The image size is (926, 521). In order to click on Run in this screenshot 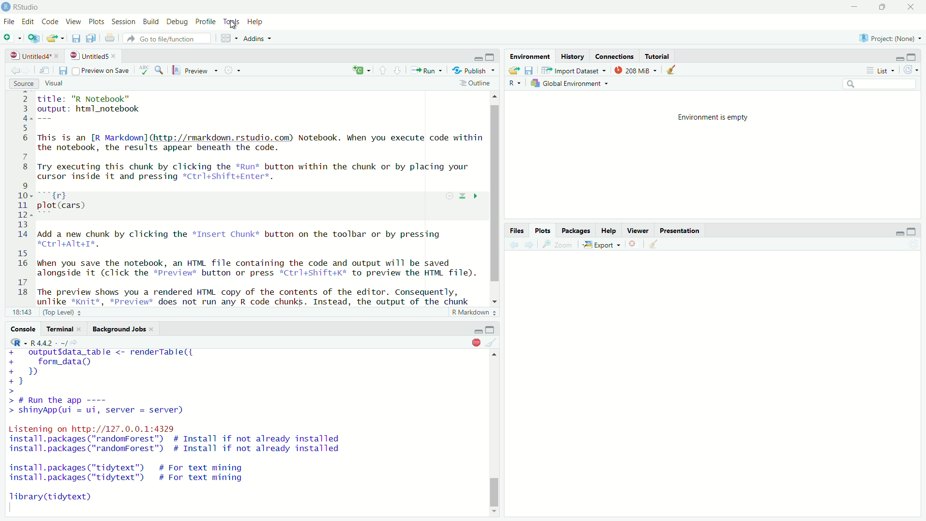, I will do `click(426, 70)`.